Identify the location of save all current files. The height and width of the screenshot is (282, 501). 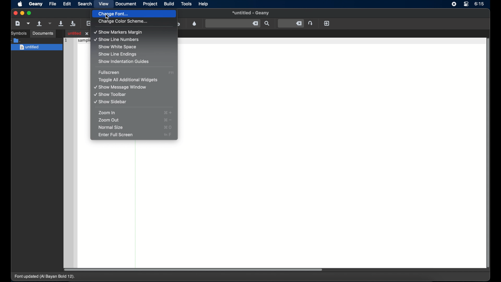
(73, 24).